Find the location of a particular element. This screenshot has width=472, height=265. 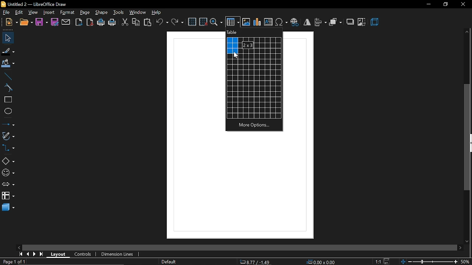

layout is located at coordinates (59, 254).